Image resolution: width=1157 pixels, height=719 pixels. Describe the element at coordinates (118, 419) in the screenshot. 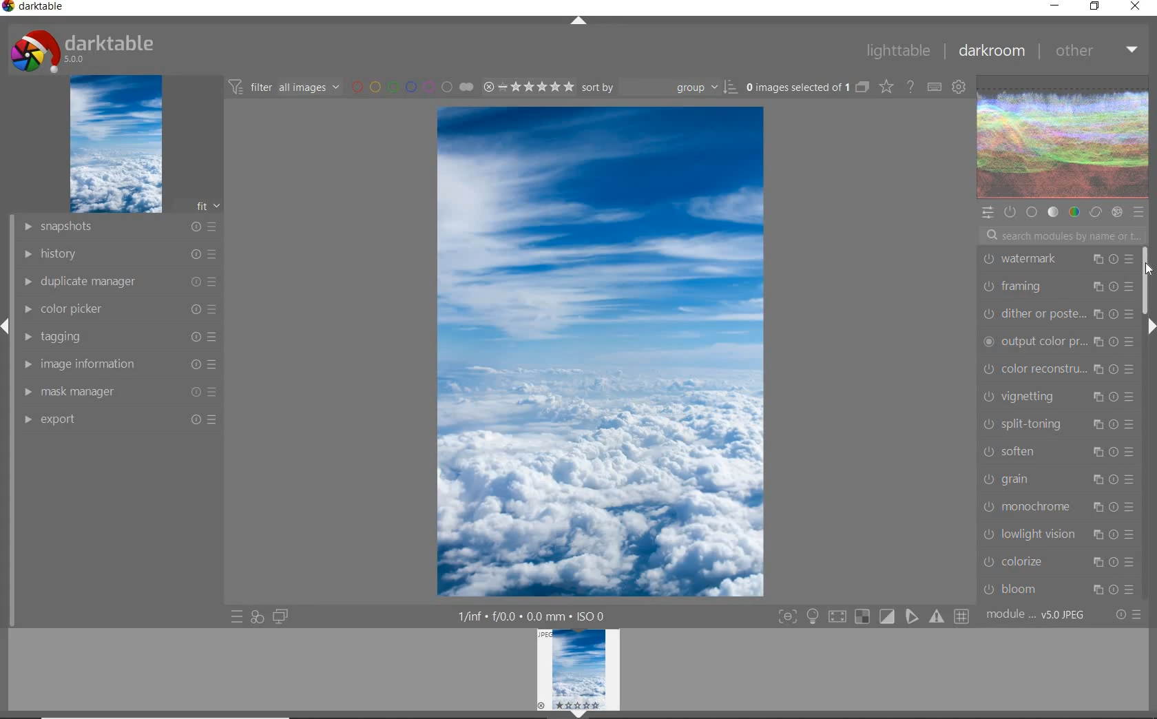

I see `EXPORT` at that location.